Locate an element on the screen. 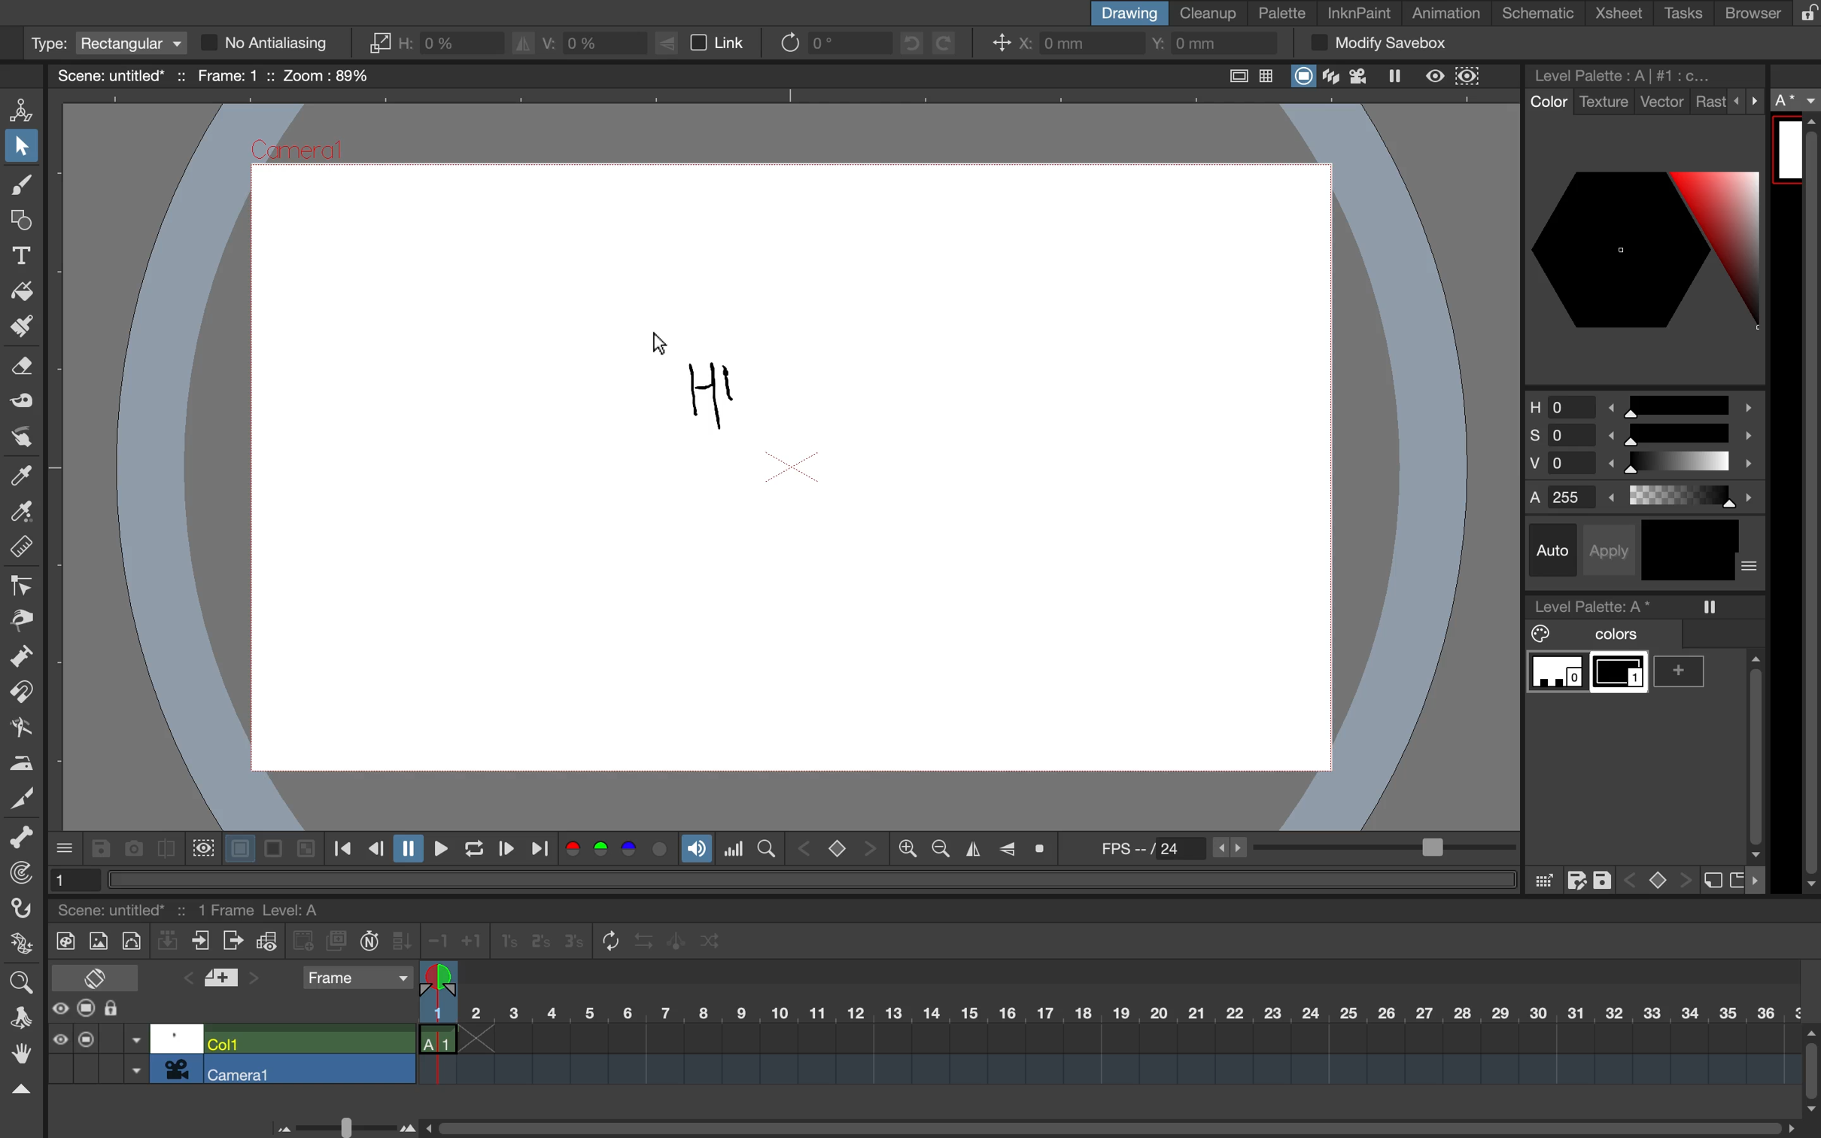 The image size is (1821, 1138). tracker tool is located at coordinates (17, 875).